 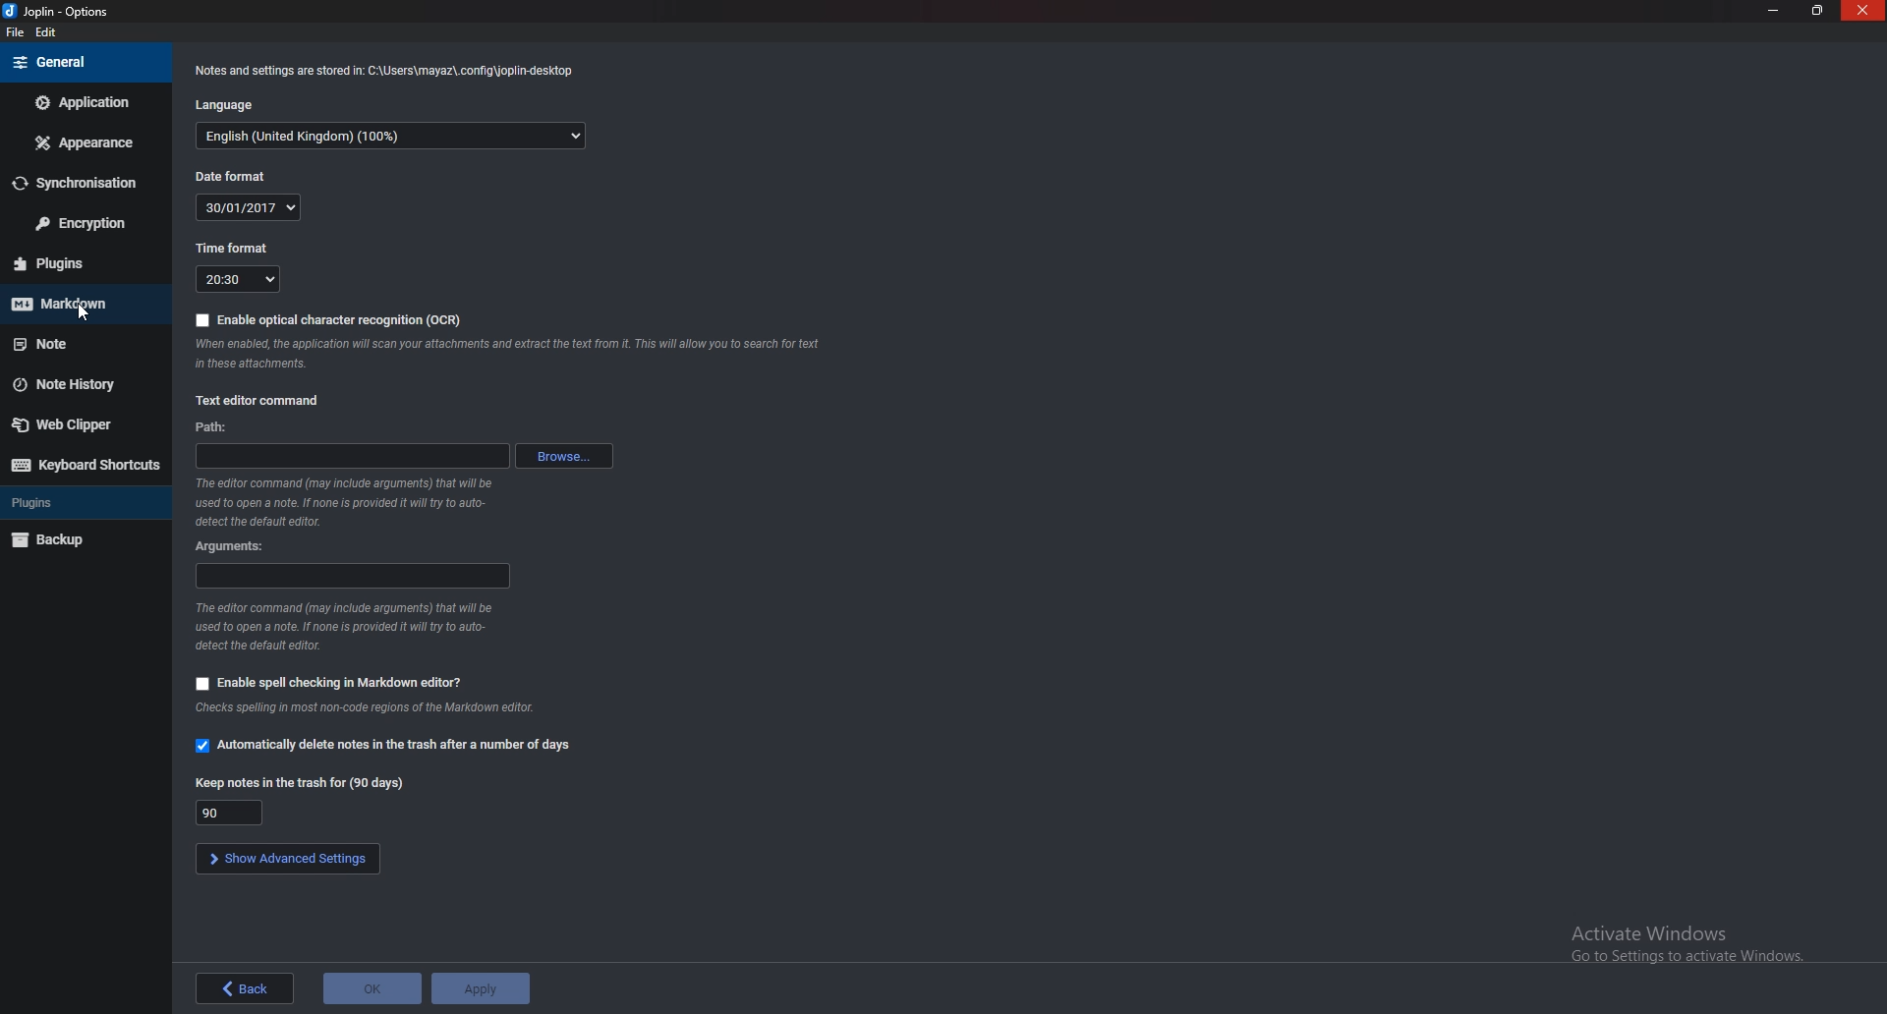 What do you see at coordinates (74, 425) in the screenshot?
I see `Web clipper` at bounding box center [74, 425].